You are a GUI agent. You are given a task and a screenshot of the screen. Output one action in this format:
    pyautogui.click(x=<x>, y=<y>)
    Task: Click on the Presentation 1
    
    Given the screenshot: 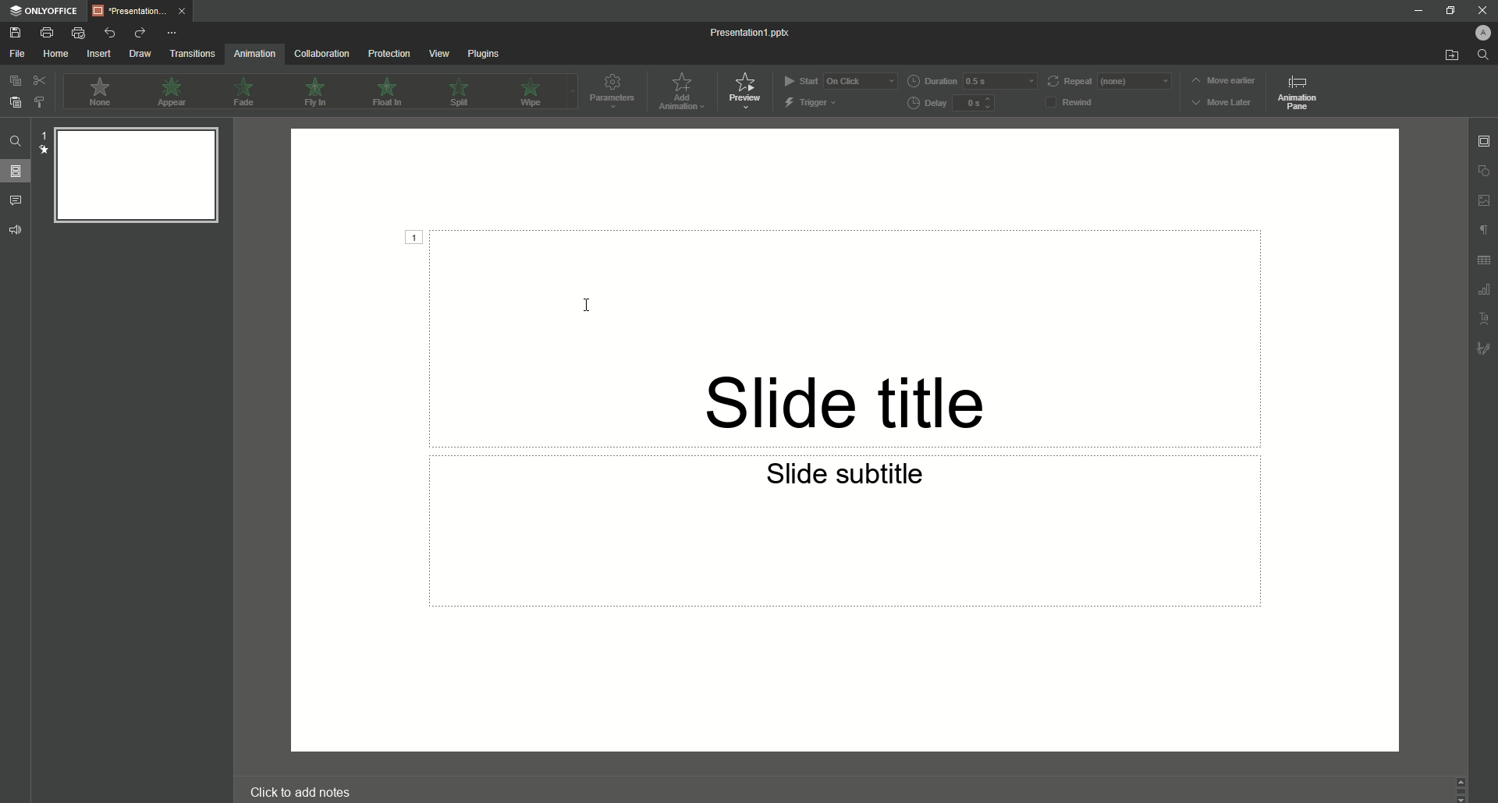 What is the action you would take?
    pyautogui.click(x=751, y=34)
    